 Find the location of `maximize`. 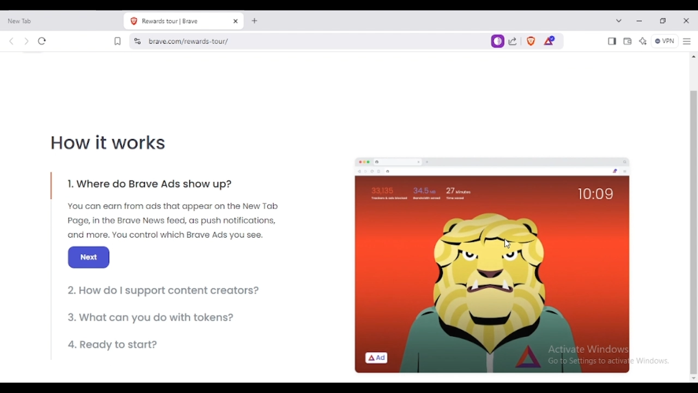

maximize is located at coordinates (663, 21).